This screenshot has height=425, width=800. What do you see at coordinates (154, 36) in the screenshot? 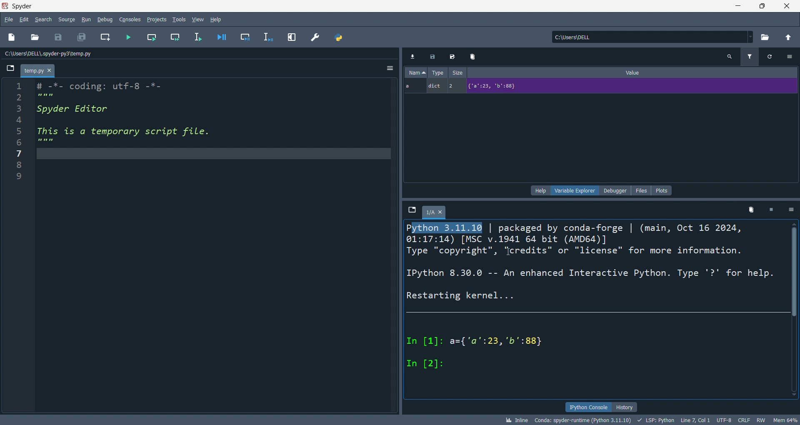
I see `run cell` at bounding box center [154, 36].